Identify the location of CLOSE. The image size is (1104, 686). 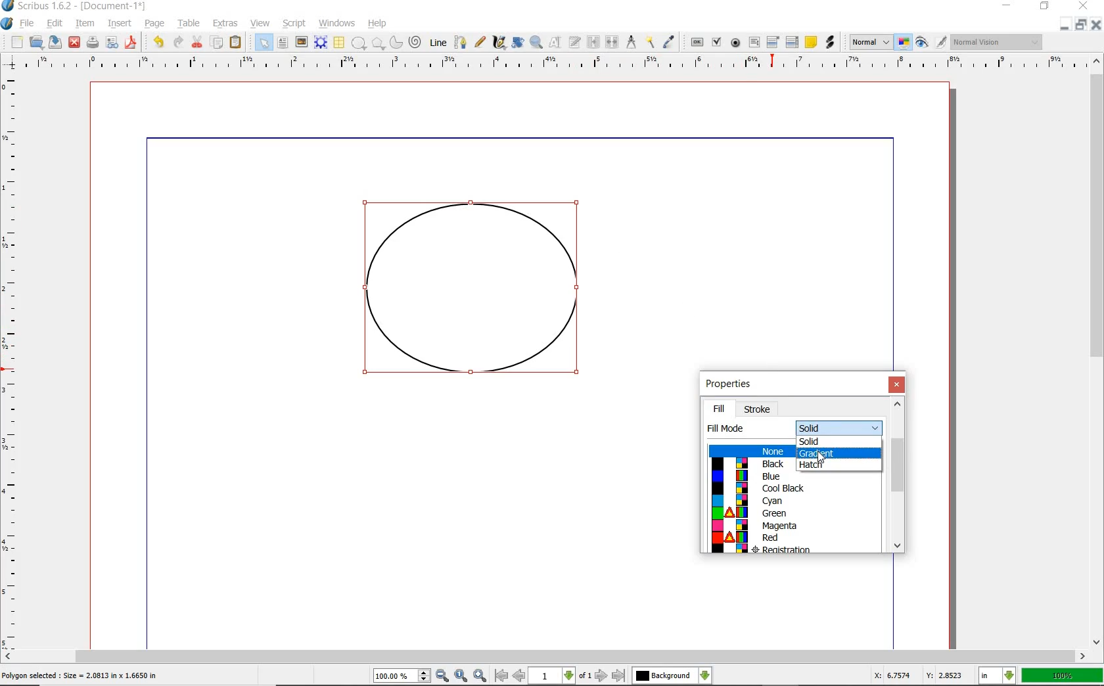
(74, 43).